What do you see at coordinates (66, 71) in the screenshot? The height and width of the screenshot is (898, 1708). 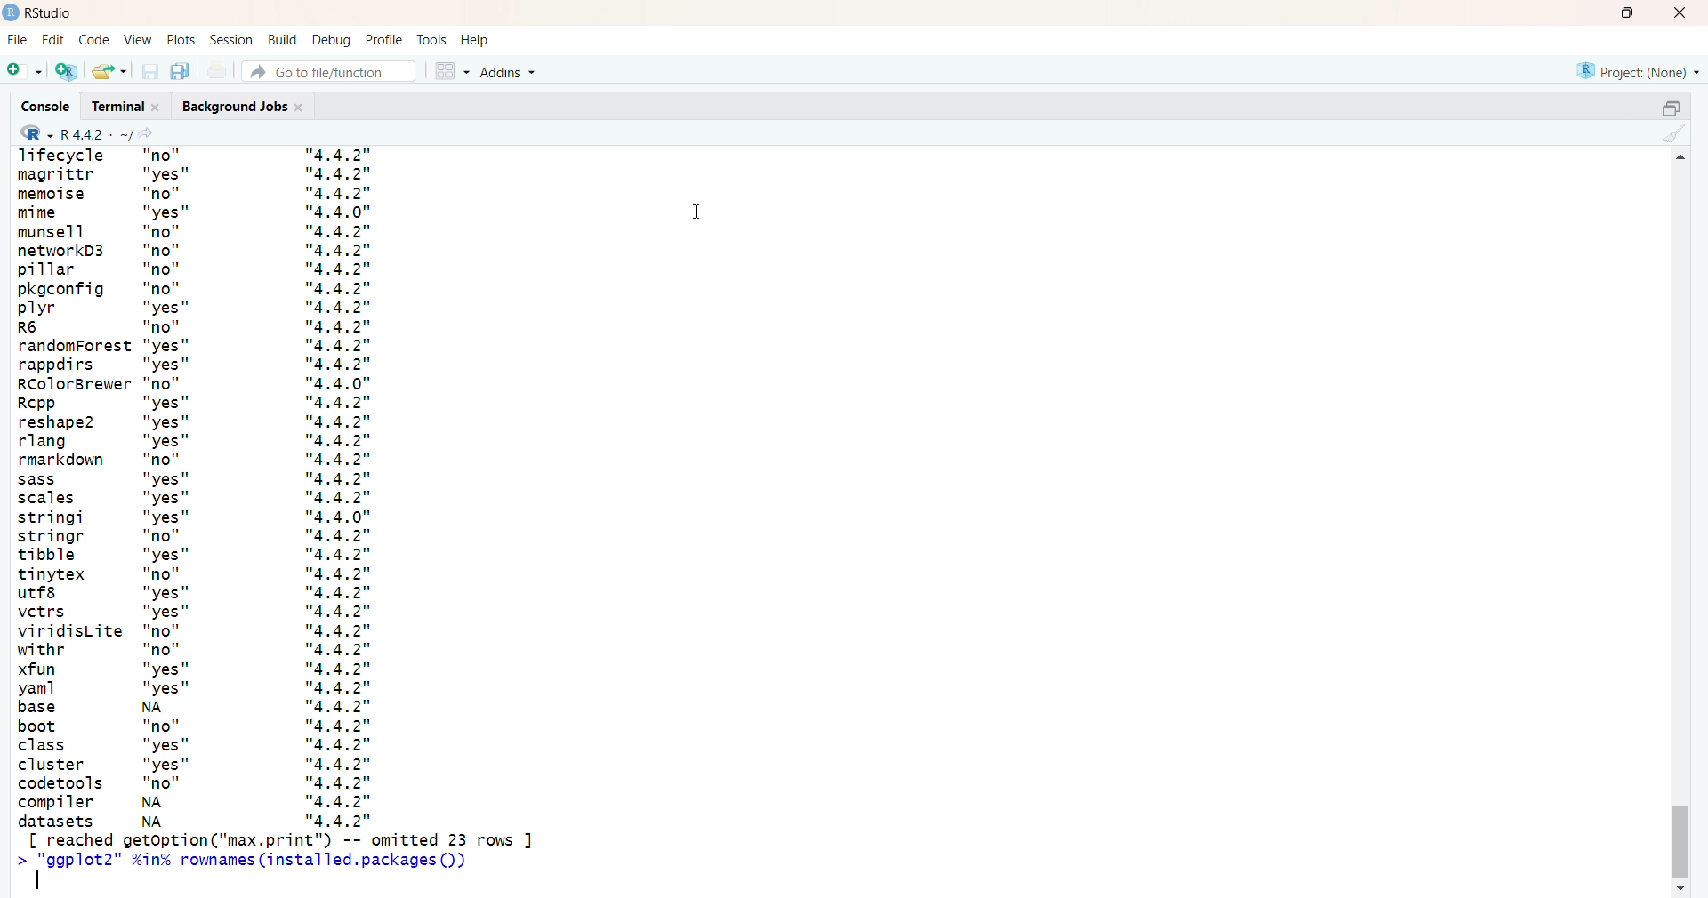 I see `create a project` at bounding box center [66, 71].